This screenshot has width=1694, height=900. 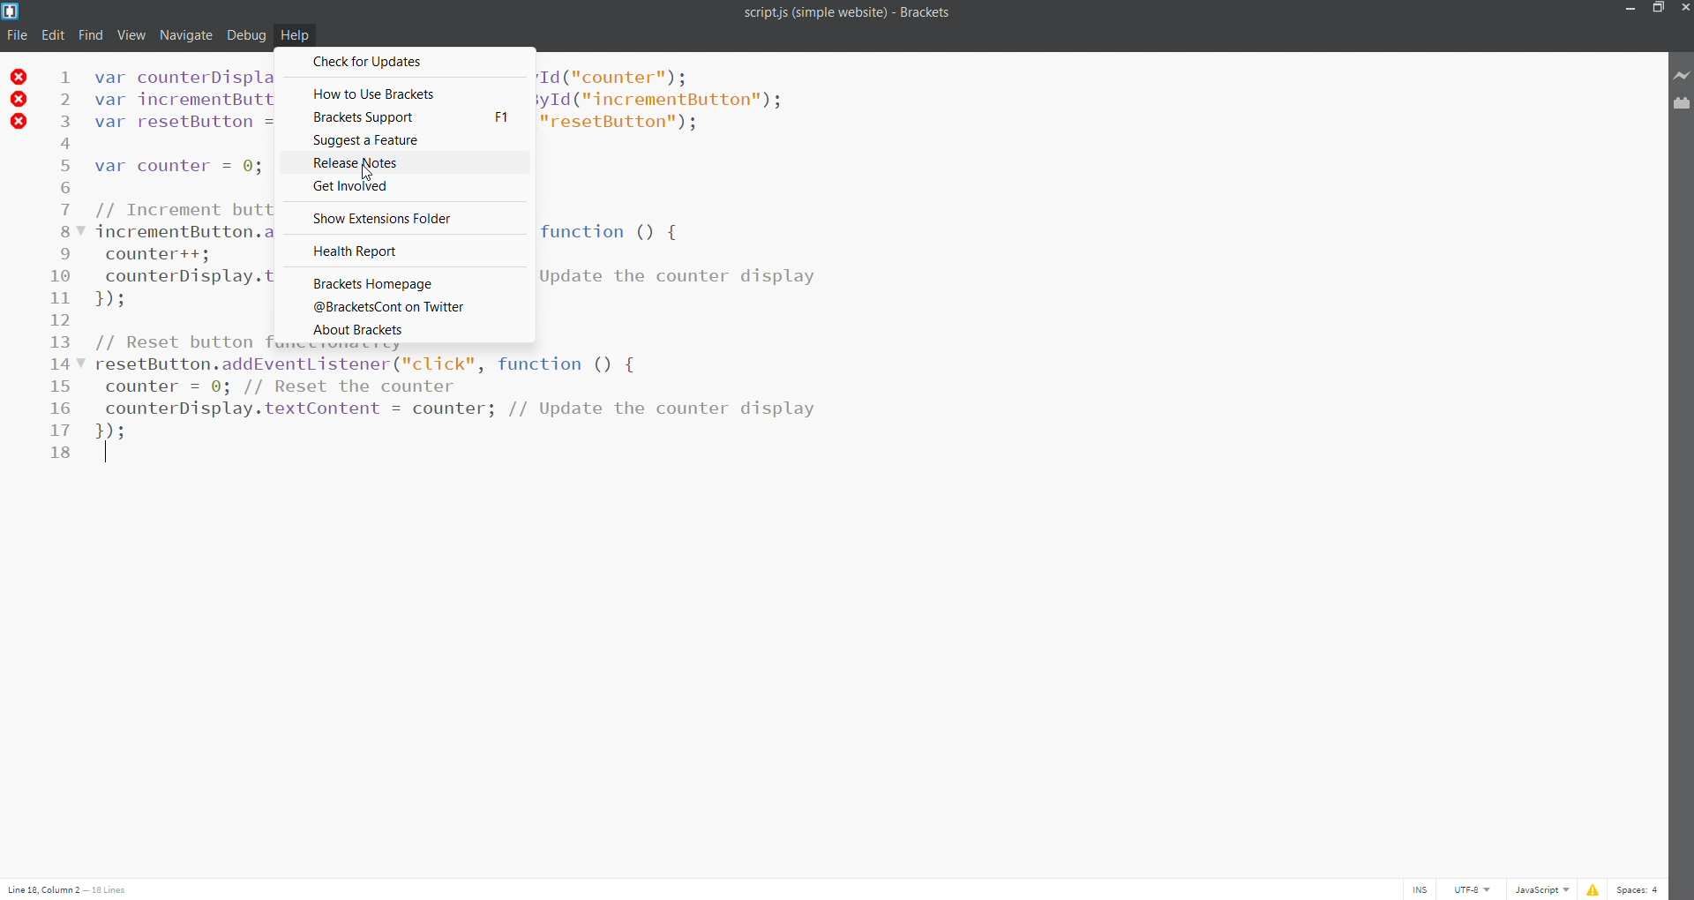 What do you see at coordinates (407, 118) in the screenshot?
I see `brackets support` at bounding box center [407, 118].